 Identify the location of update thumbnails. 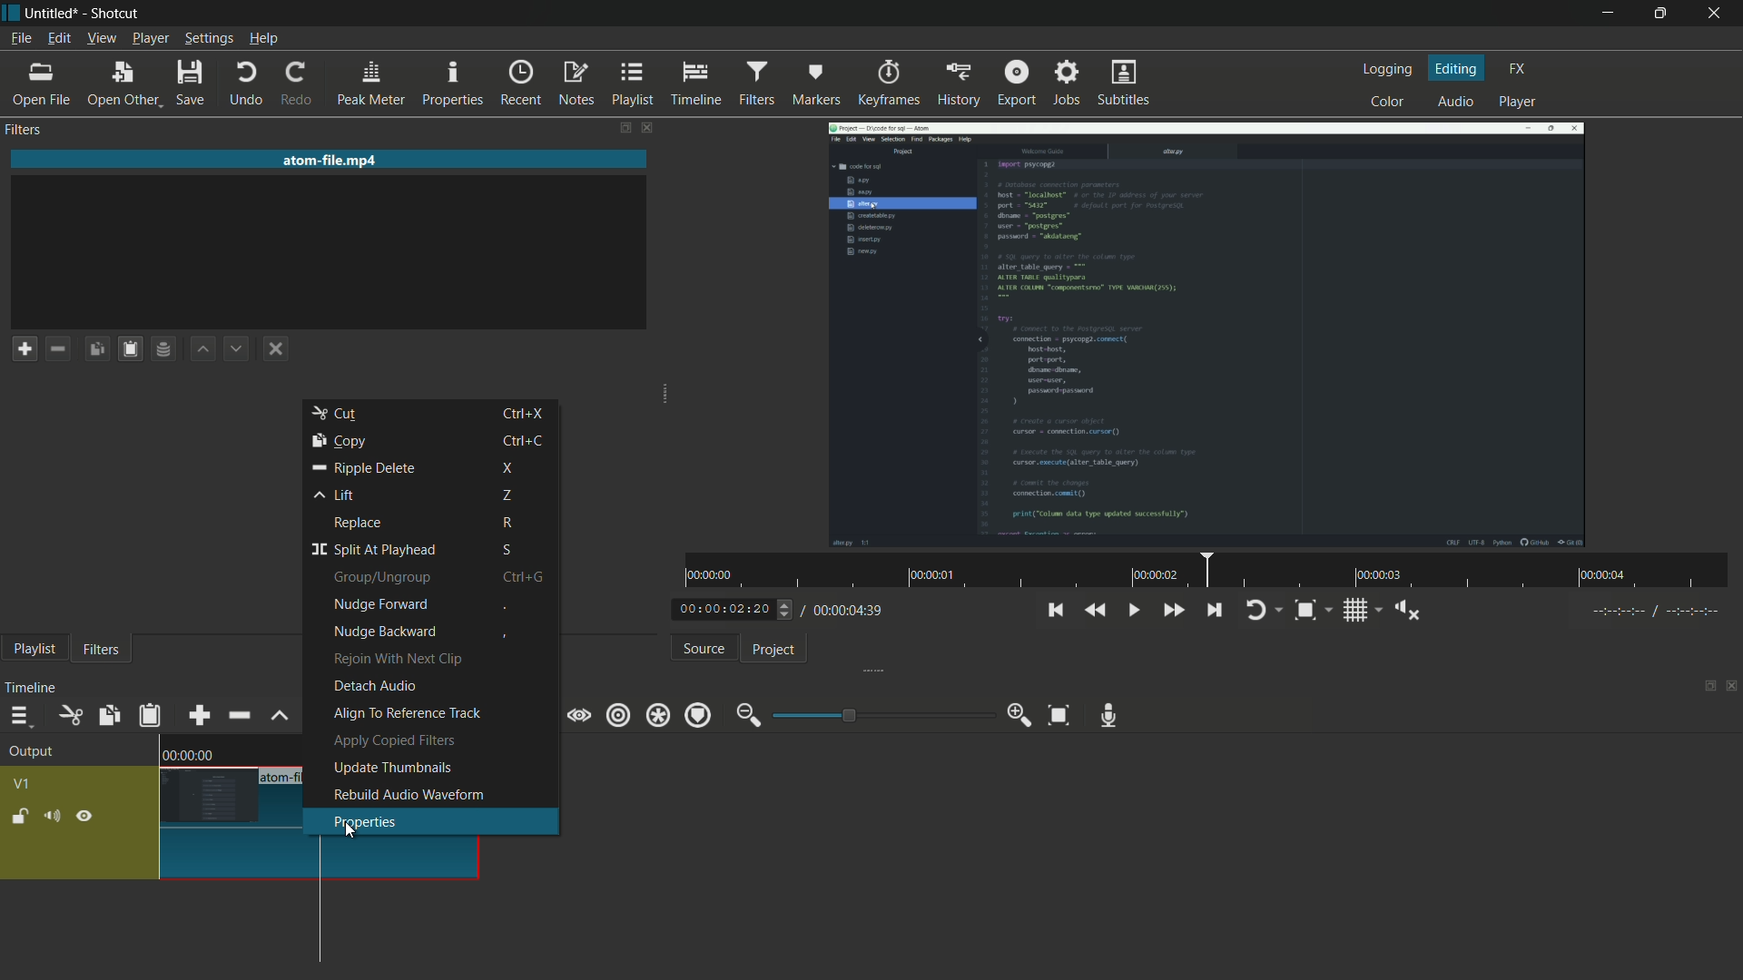
(392, 767).